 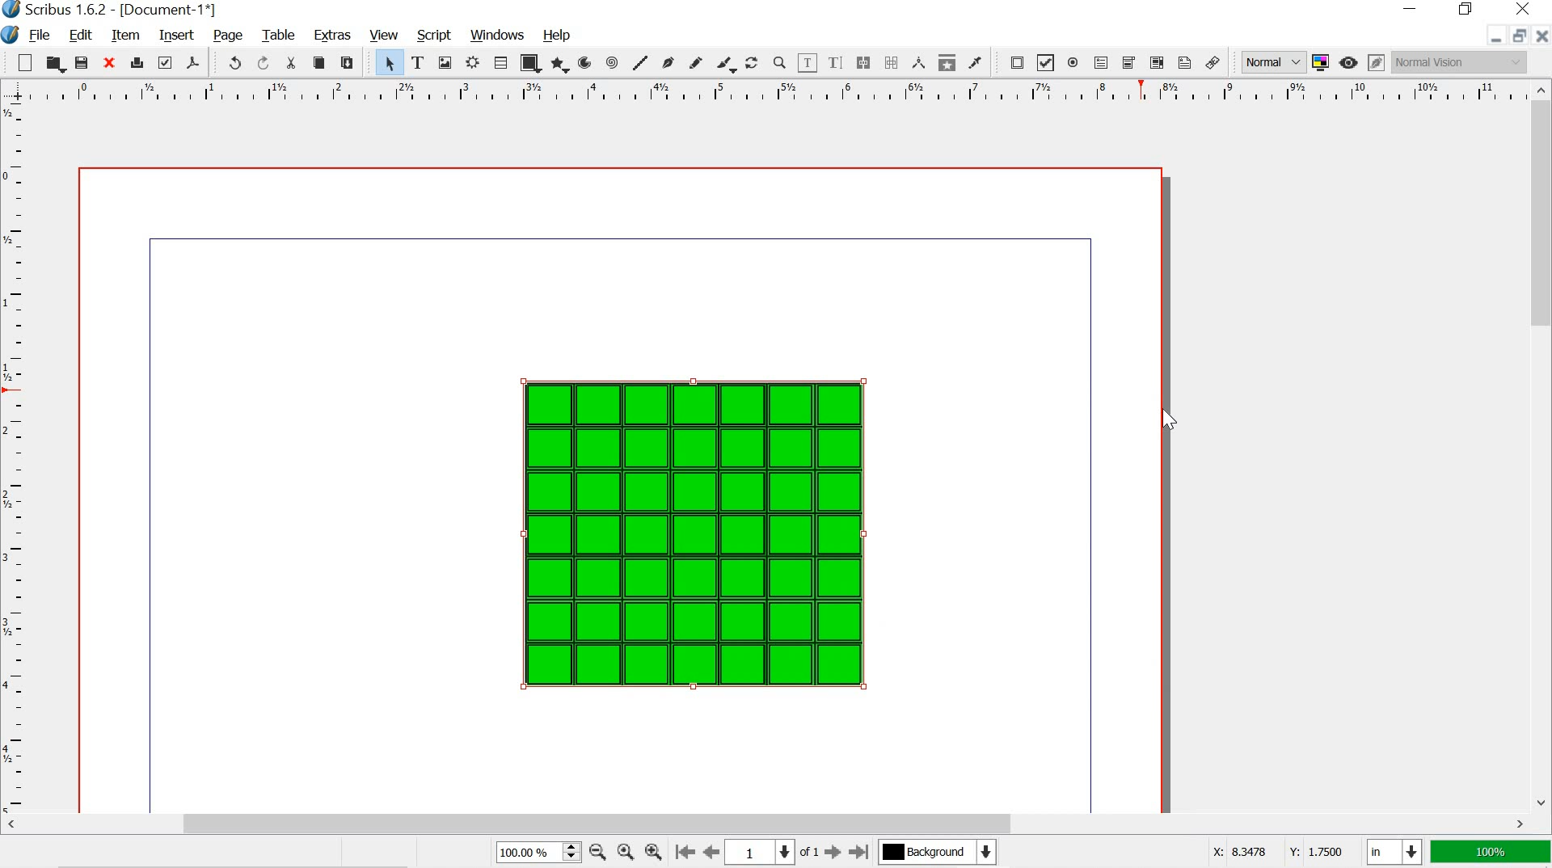 What do you see at coordinates (724, 63) in the screenshot?
I see `calligraphic line` at bounding box center [724, 63].